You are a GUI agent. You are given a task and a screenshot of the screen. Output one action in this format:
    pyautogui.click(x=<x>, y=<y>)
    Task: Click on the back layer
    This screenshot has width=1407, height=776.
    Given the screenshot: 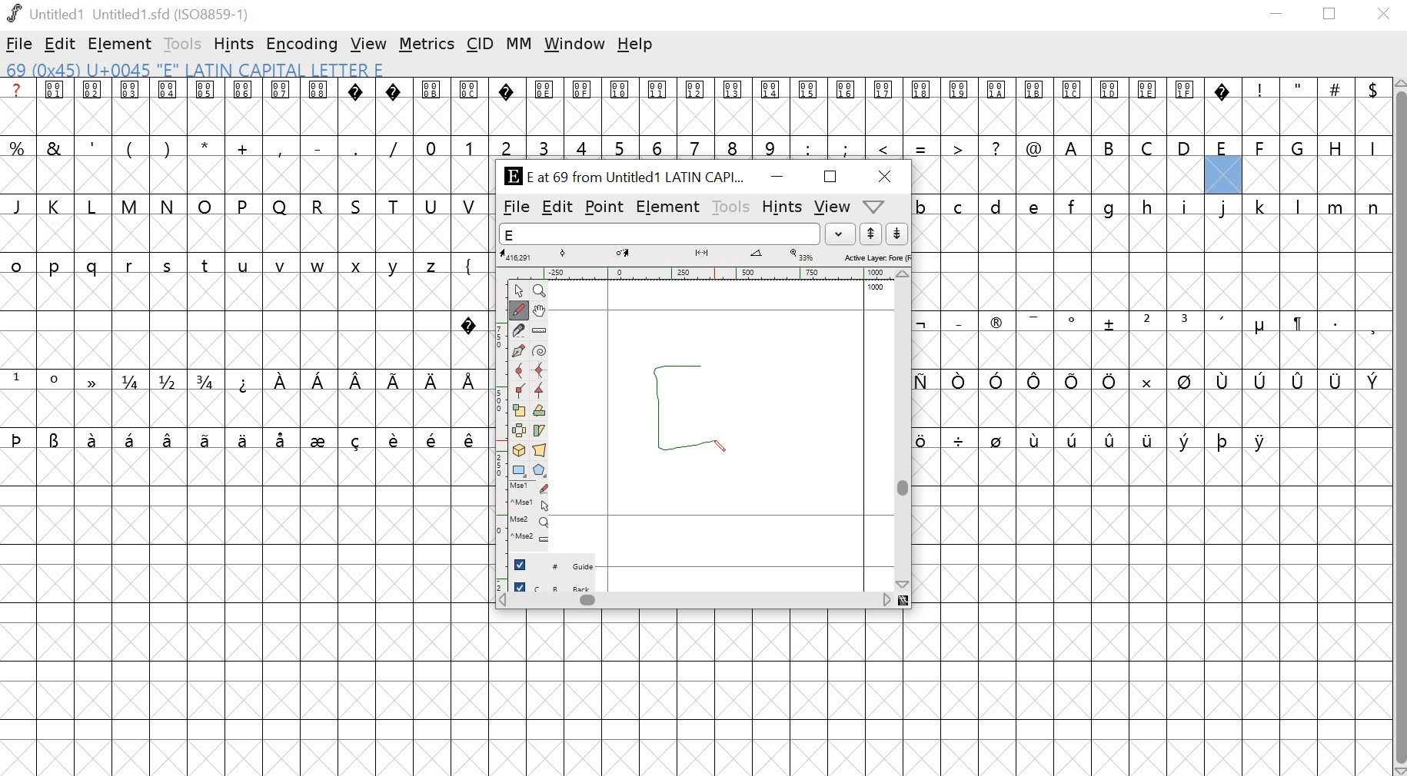 What is the action you would take?
    pyautogui.click(x=553, y=588)
    